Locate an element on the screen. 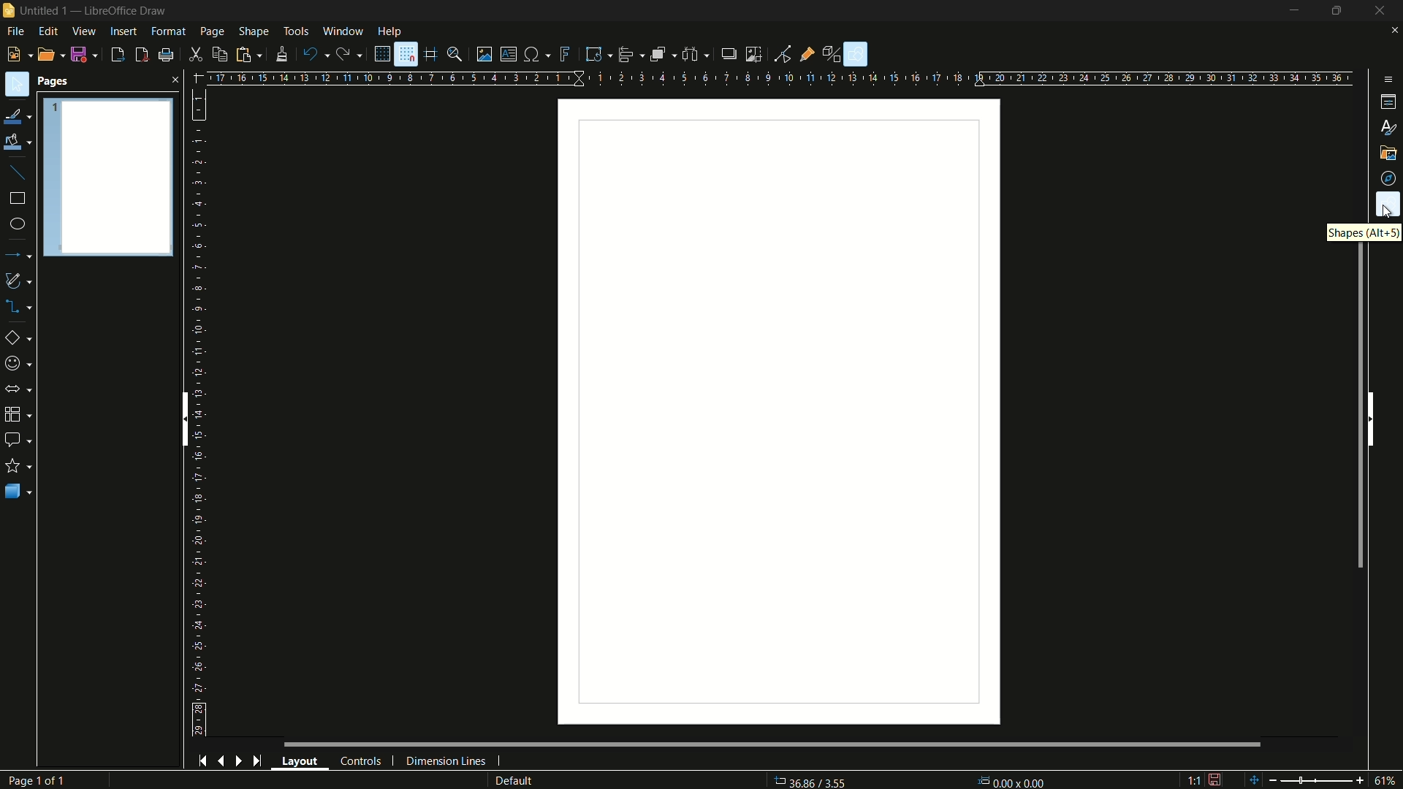 This screenshot has width=1403, height=789. window menu is located at coordinates (342, 31).